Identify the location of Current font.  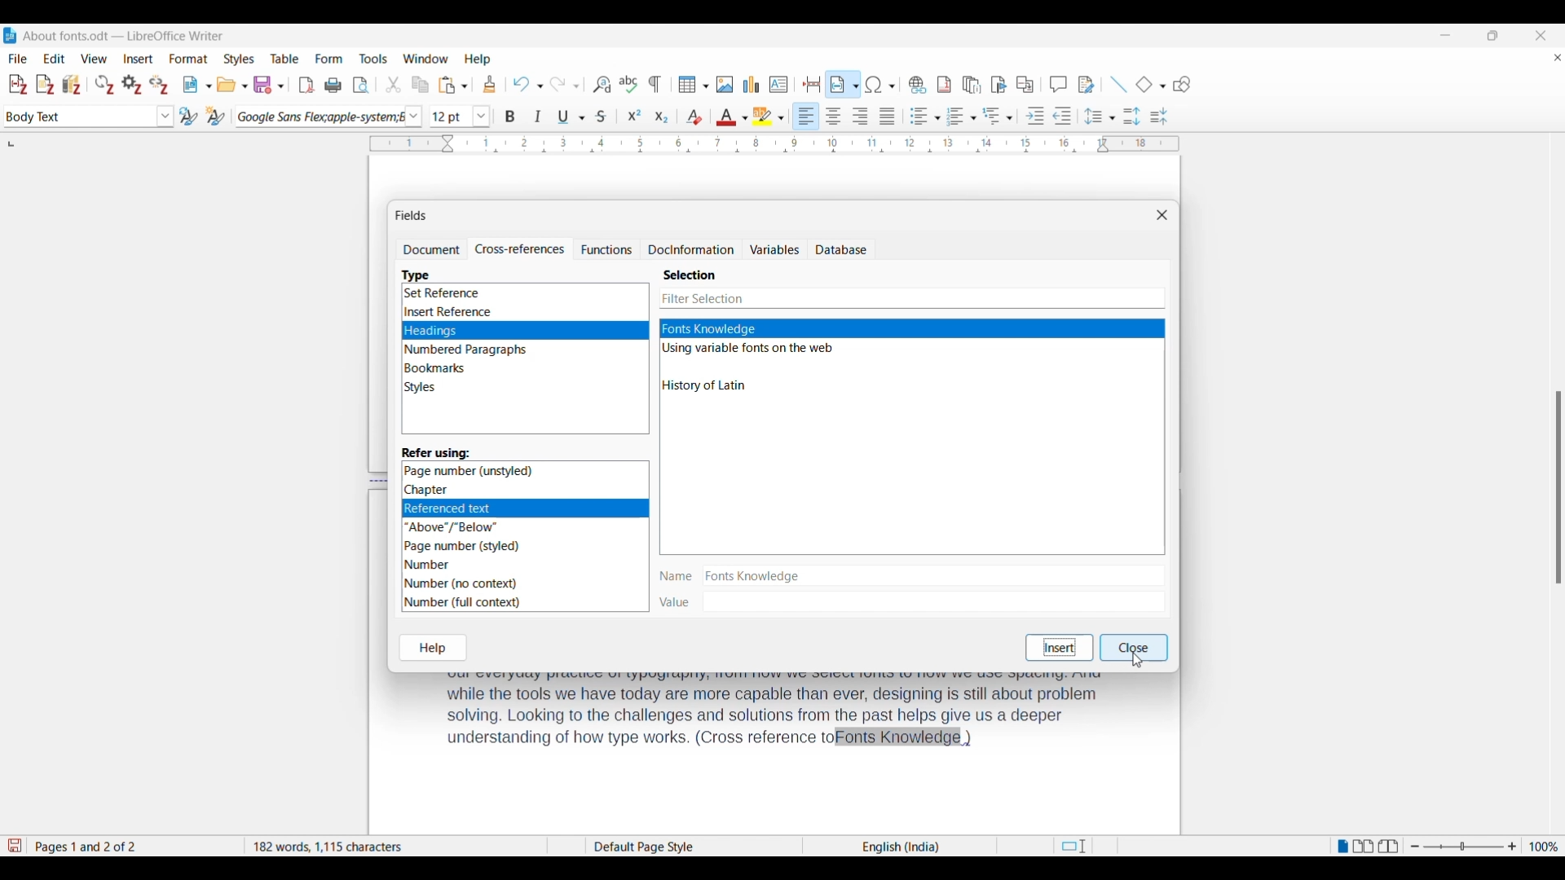
(318, 117).